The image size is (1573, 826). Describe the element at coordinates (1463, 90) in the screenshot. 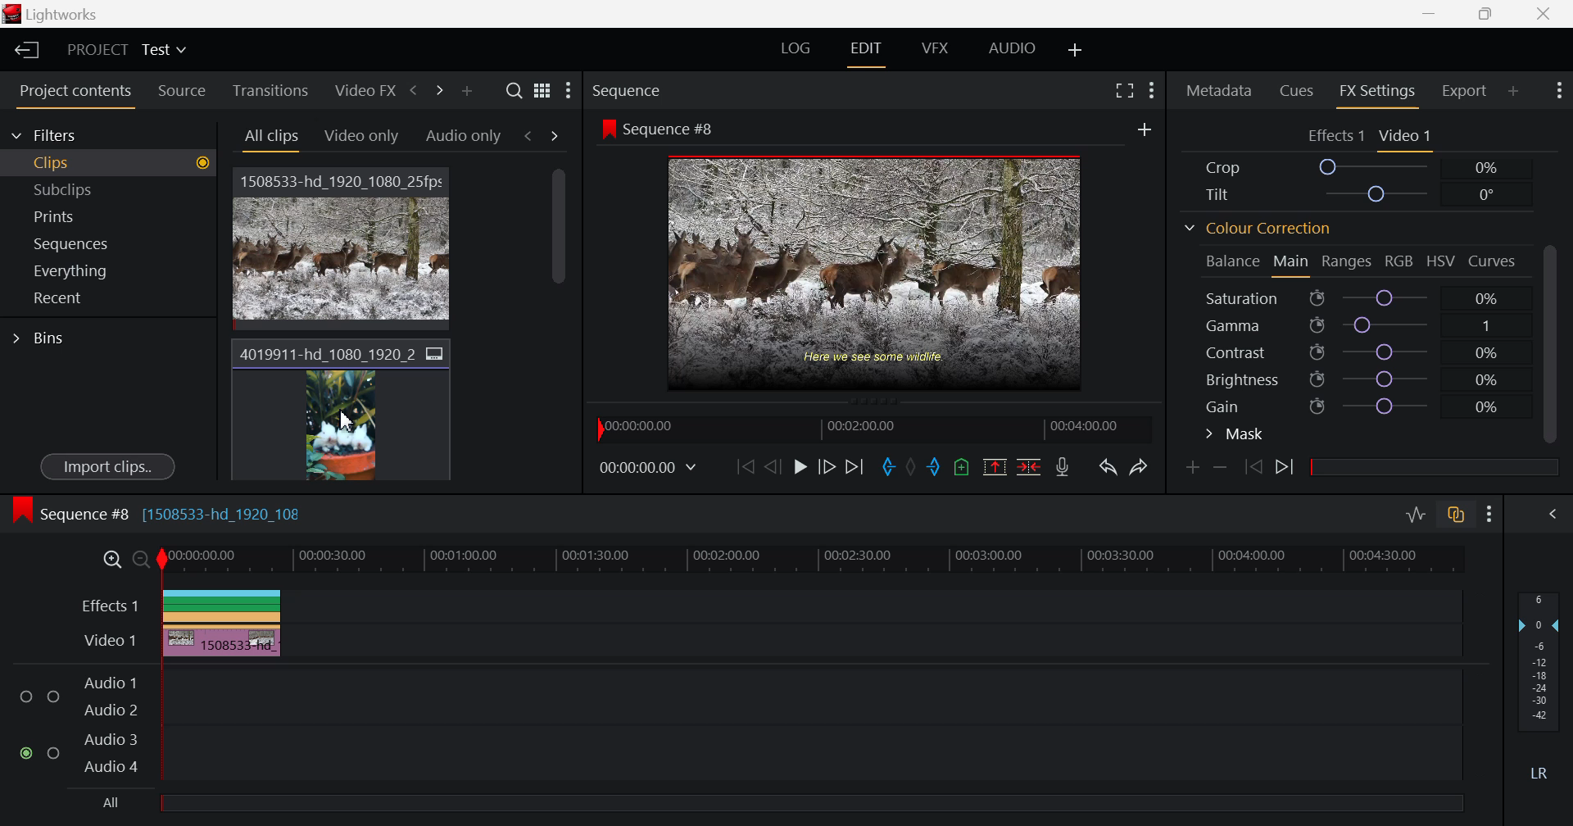

I see `Export Tab` at that location.